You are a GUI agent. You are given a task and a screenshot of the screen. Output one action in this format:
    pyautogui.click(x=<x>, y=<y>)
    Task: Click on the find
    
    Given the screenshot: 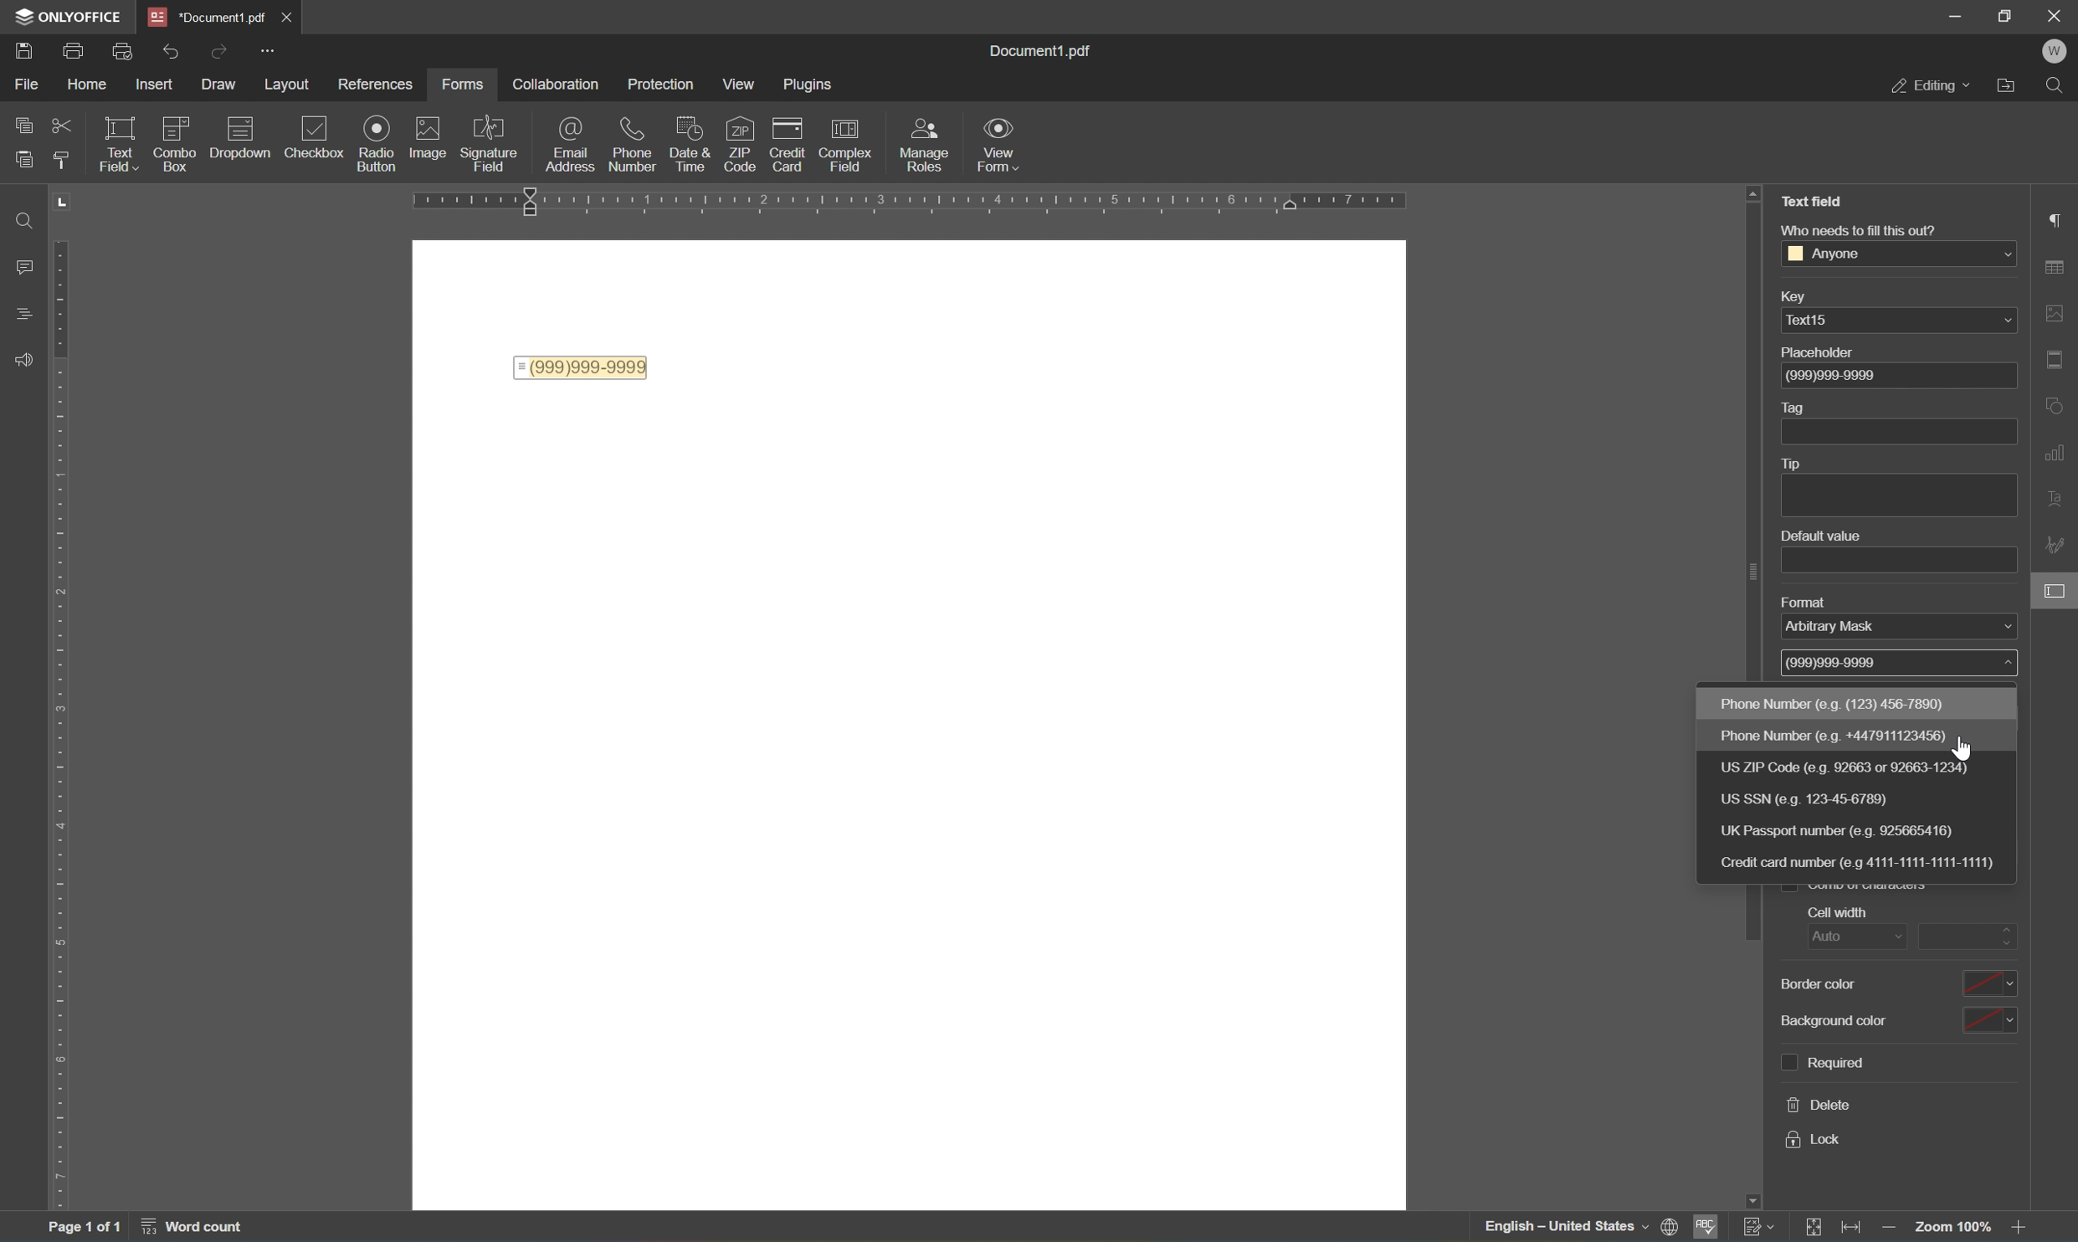 What is the action you would take?
    pyautogui.click(x=16, y=222)
    